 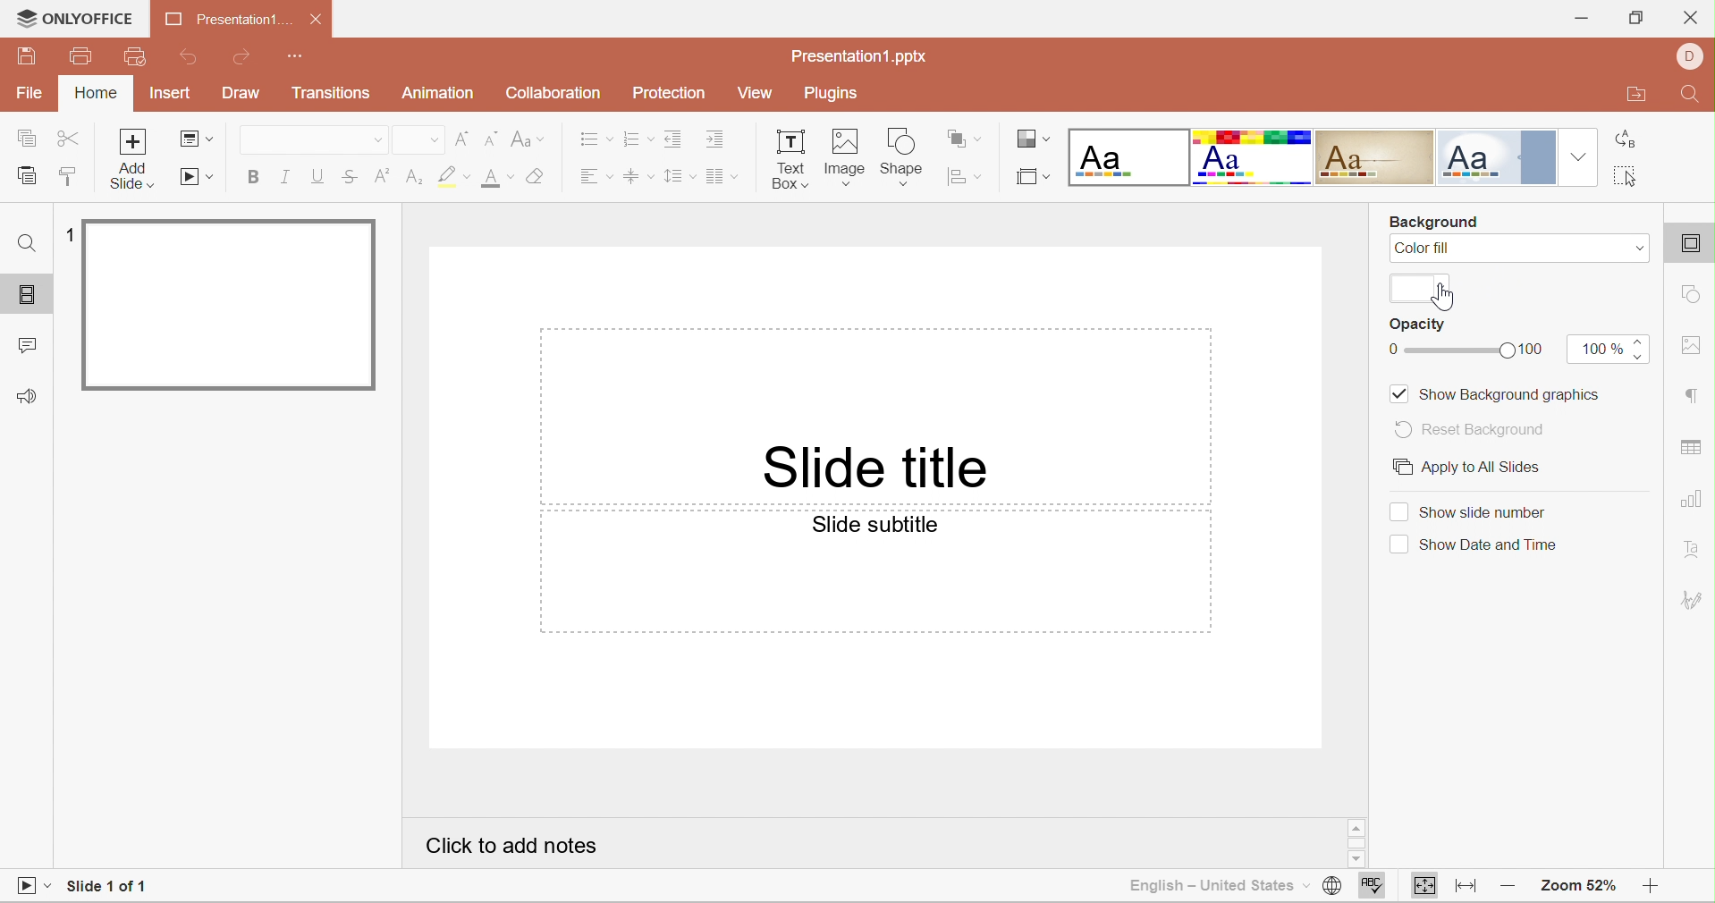 What do you see at coordinates (316, 175) in the screenshot?
I see `Underline` at bounding box center [316, 175].